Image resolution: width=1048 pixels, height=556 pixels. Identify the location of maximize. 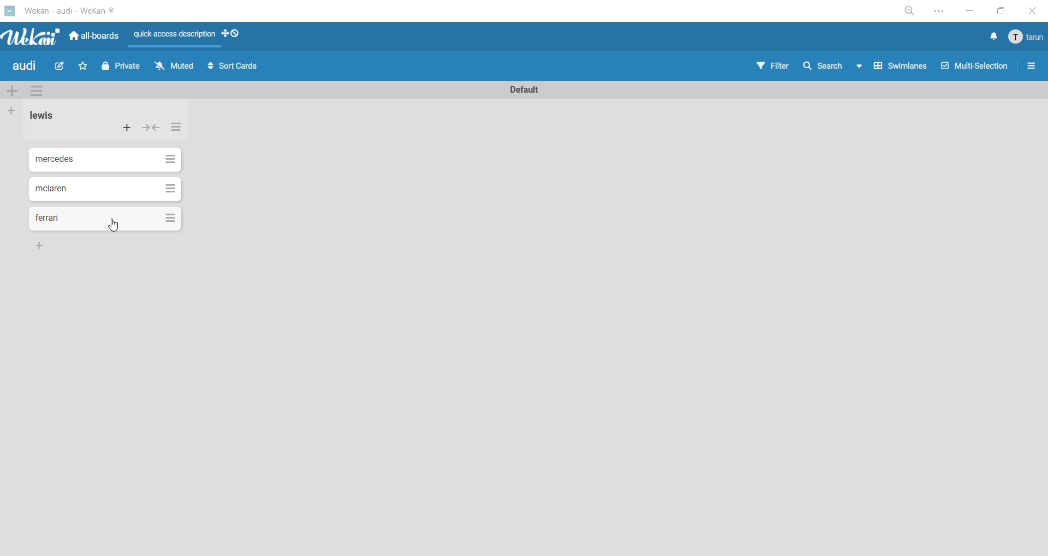
(998, 13).